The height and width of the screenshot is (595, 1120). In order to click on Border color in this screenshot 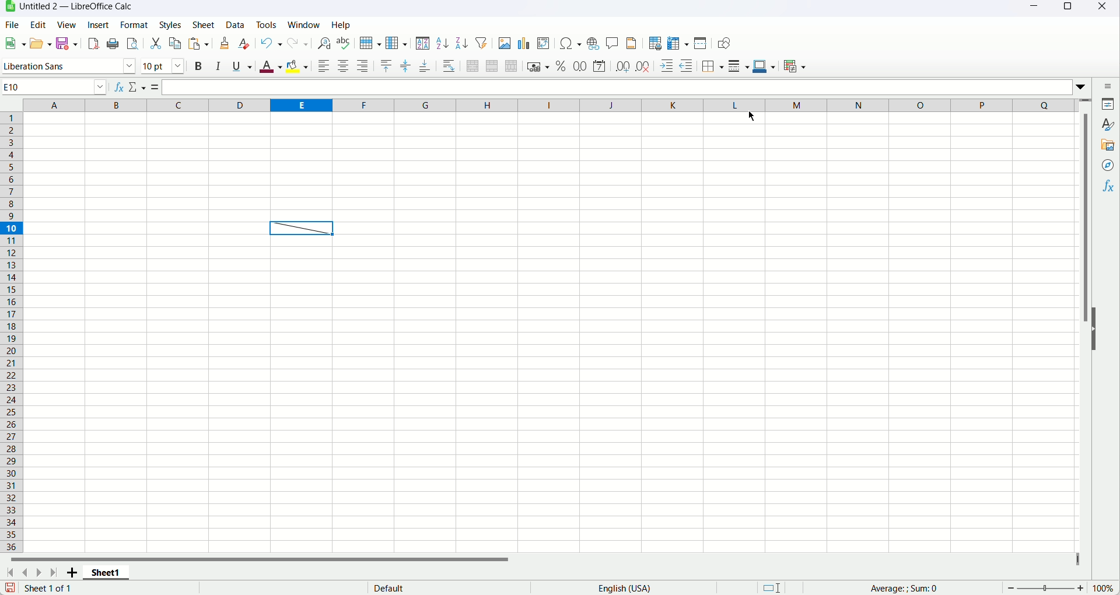, I will do `click(764, 67)`.